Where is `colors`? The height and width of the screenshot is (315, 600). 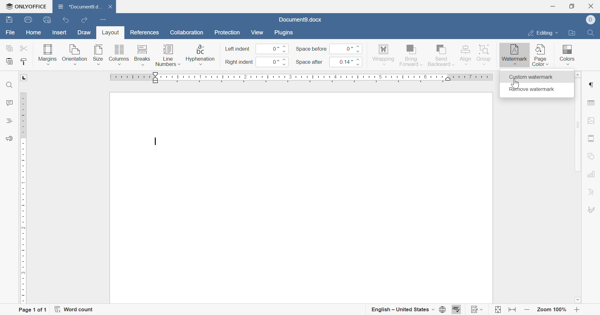
colors is located at coordinates (566, 52).